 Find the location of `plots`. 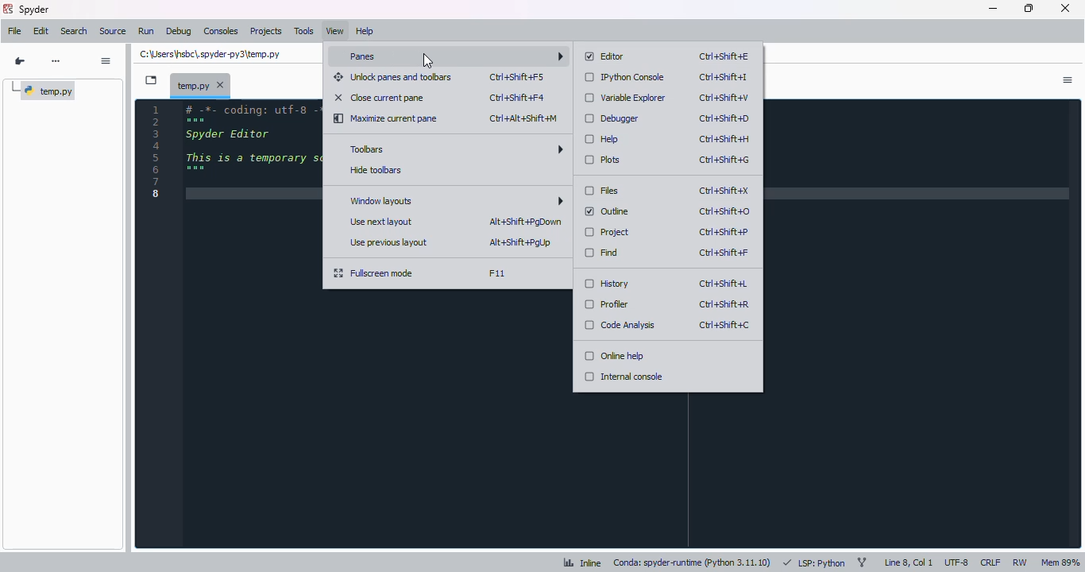

plots is located at coordinates (604, 160).